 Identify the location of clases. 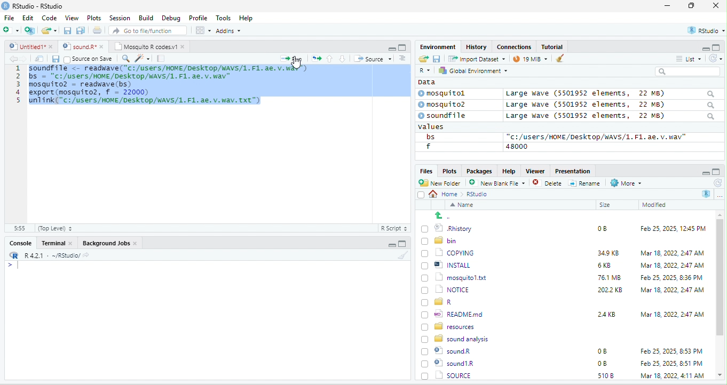
(515, 46).